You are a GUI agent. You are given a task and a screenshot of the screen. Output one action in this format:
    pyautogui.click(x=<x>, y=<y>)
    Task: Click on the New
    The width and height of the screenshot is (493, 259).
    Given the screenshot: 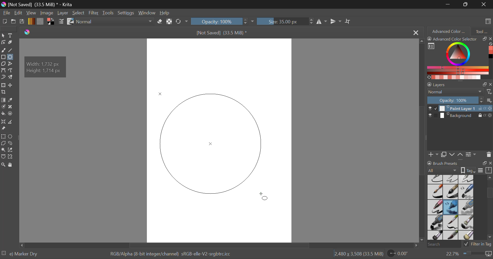 What is the action you would take?
    pyautogui.click(x=5, y=22)
    